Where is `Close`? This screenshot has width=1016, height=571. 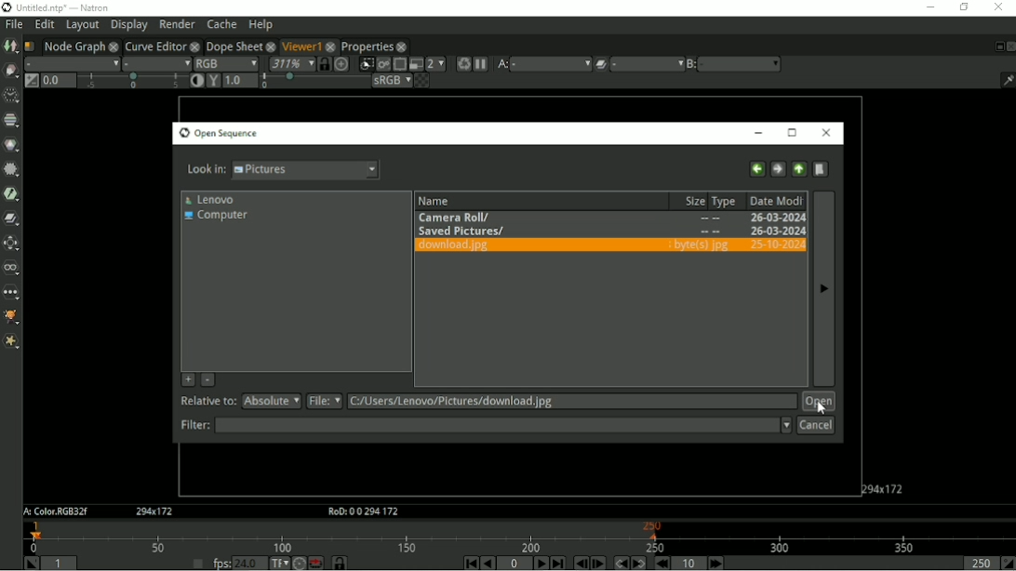 Close is located at coordinates (1009, 46).